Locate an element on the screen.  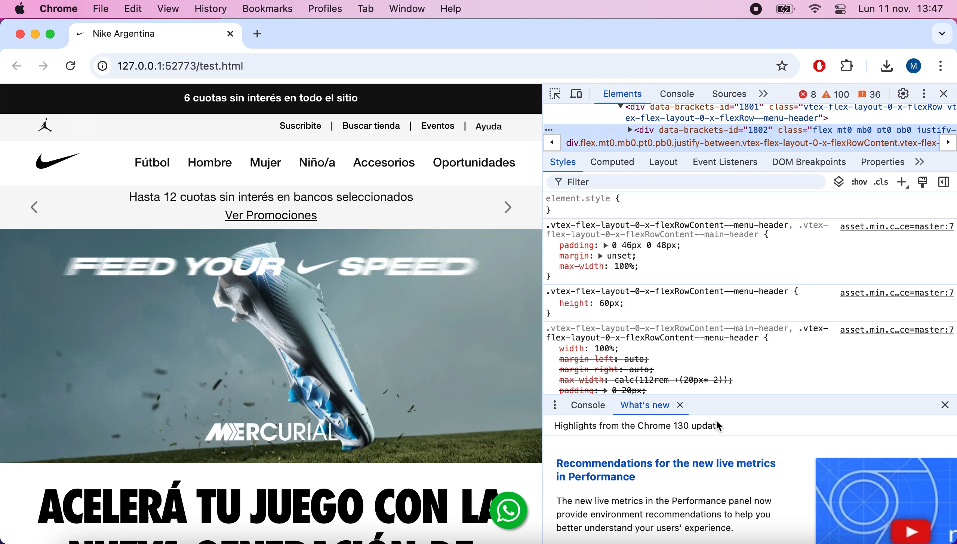
filter bar is located at coordinates (689, 181).